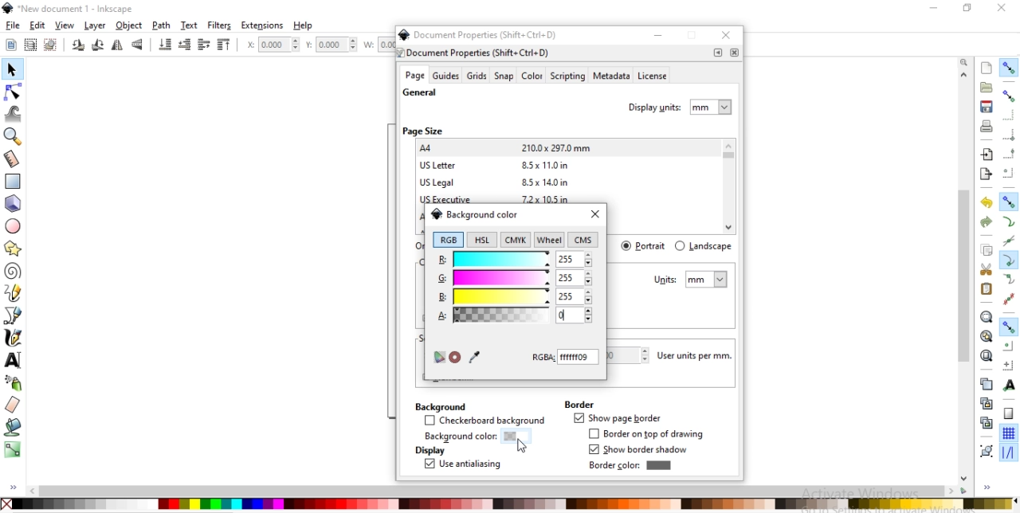 This screenshot has height=513, width=1020. What do you see at coordinates (1008, 434) in the screenshot?
I see `snap to grid` at bounding box center [1008, 434].